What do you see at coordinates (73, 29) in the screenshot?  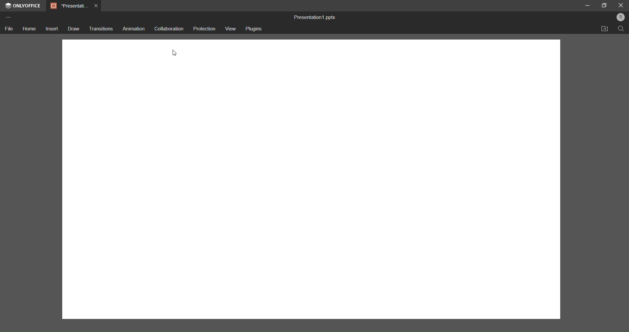 I see `draw` at bounding box center [73, 29].